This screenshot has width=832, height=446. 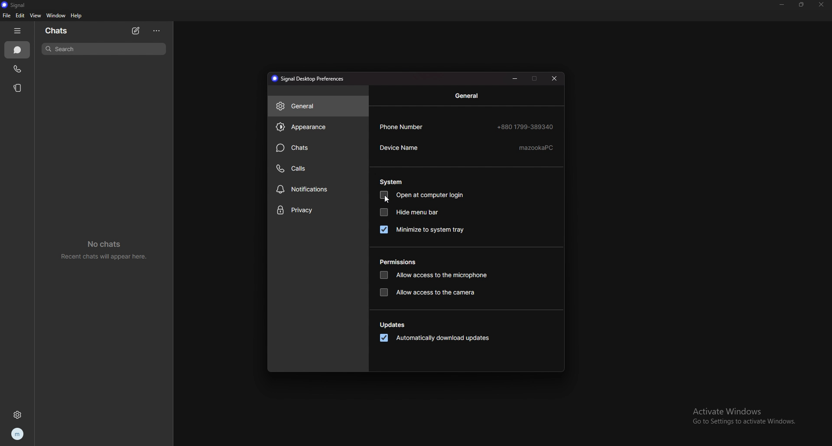 What do you see at coordinates (394, 326) in the screenshot?
I see `updates` at bounding box center [394, 326].